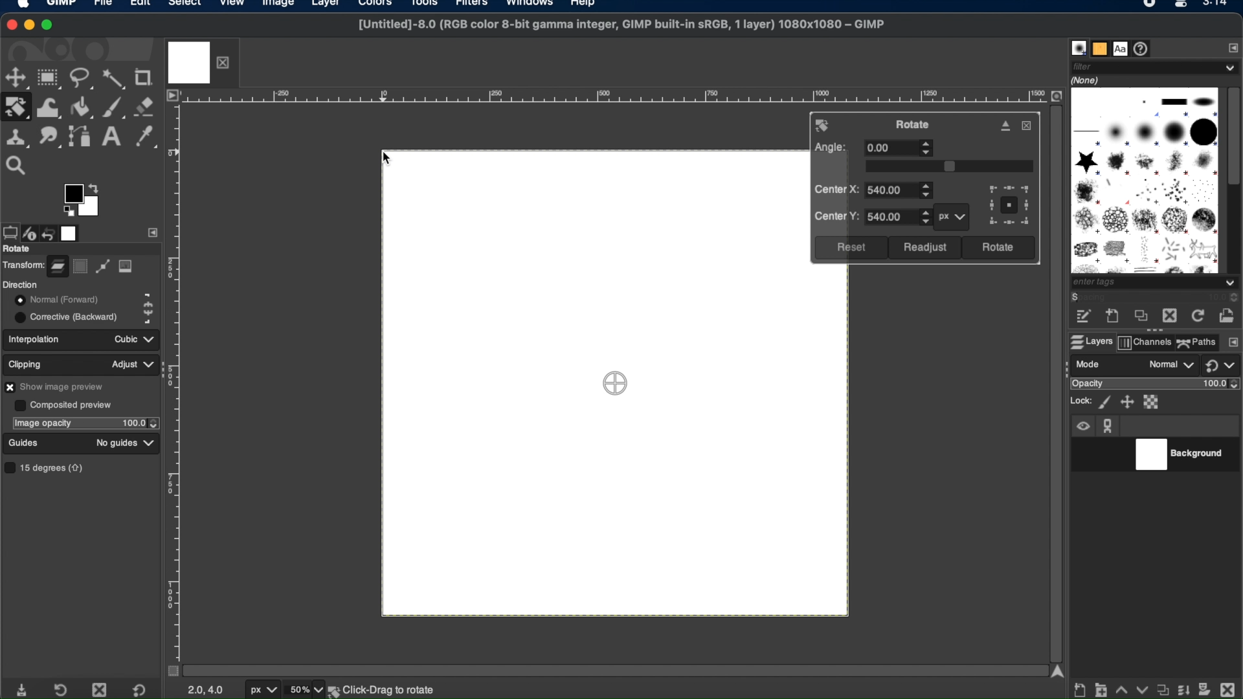 The height and width of the screenshot is (699, 1243). Describe the element at coordinates (950, 217) in the screenshot. I see `px` at that location.